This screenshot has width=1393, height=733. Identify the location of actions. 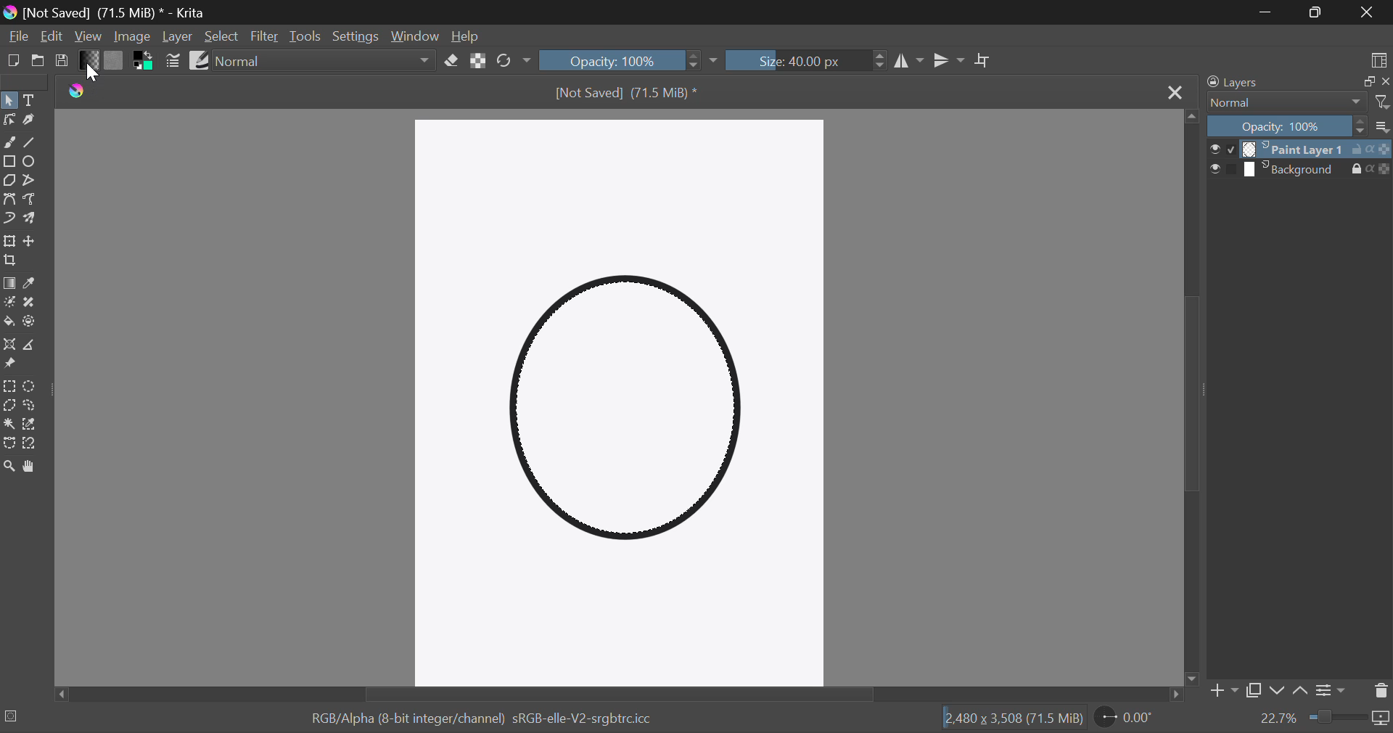
(1371, 168).